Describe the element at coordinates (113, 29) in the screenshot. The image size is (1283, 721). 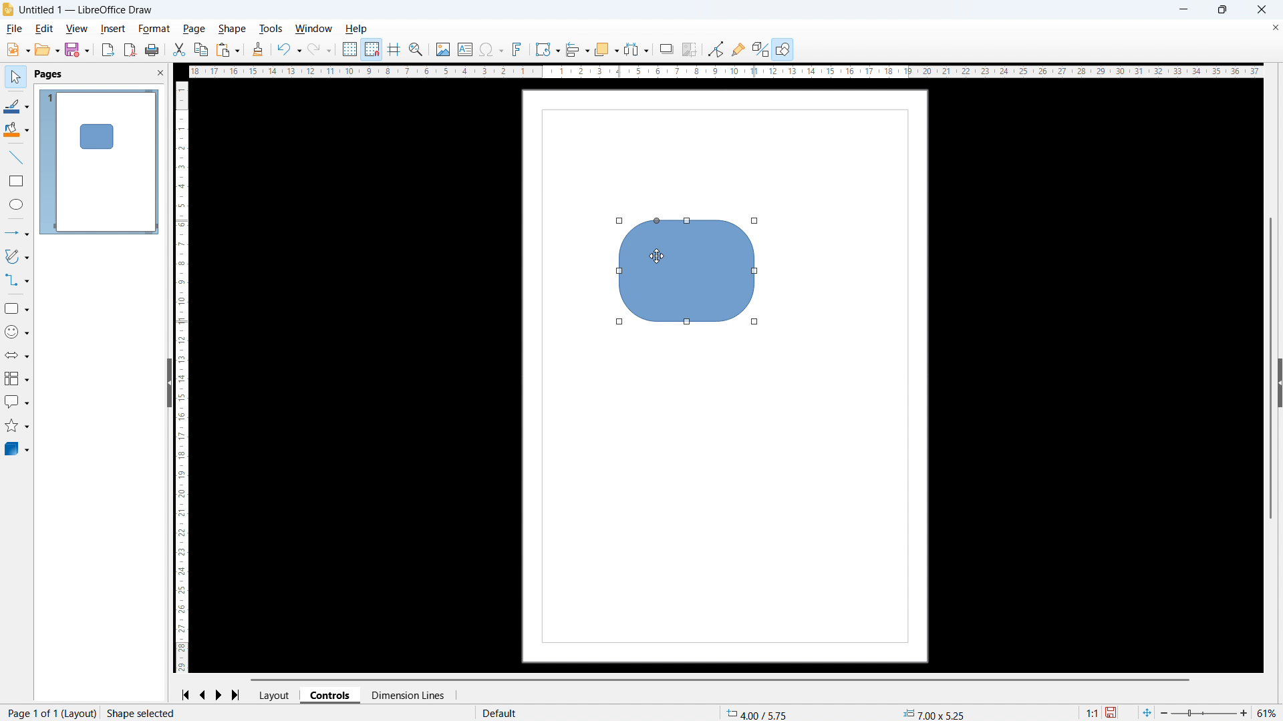
I see `Insert ` at that location.